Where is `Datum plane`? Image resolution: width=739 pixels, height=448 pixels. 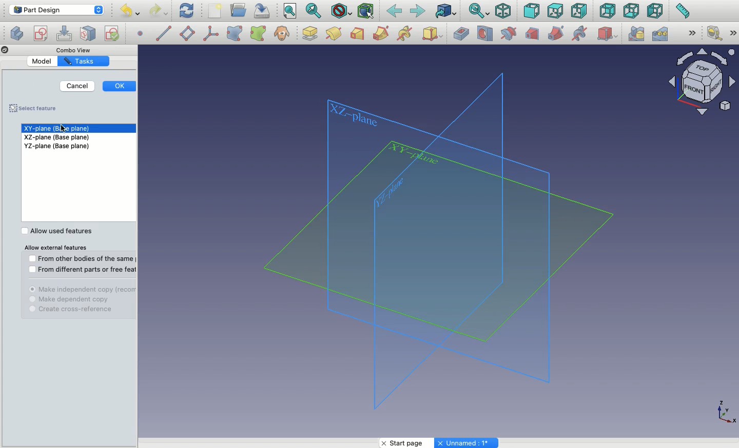 Datum plane is located at coordinates (188, 34).